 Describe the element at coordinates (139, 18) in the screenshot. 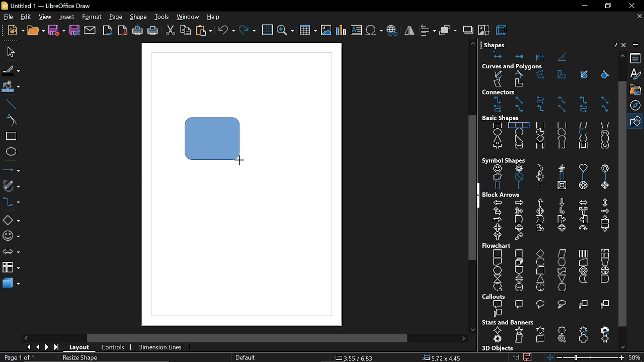

I see `shape` at that location.